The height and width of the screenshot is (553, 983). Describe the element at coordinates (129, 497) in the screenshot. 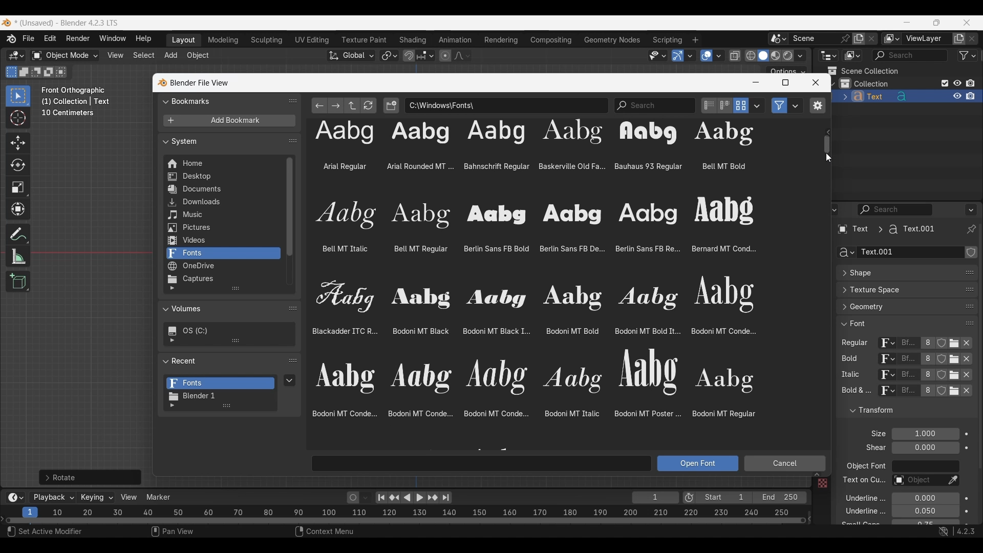

I see `View` at that location.